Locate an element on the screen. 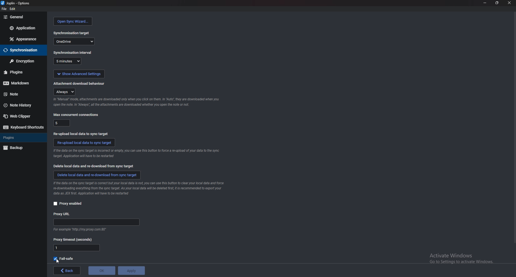  general is located at coordinates (24, 17).